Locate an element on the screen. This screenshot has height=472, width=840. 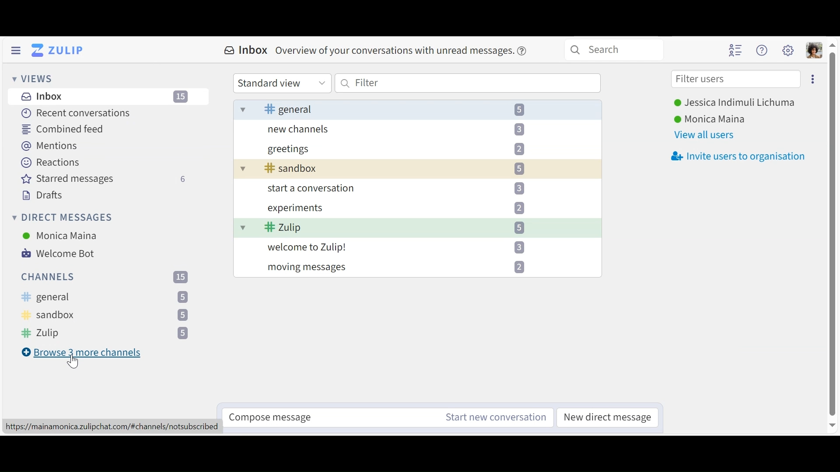
inbox unread messages is located at coordinates (419, 169).